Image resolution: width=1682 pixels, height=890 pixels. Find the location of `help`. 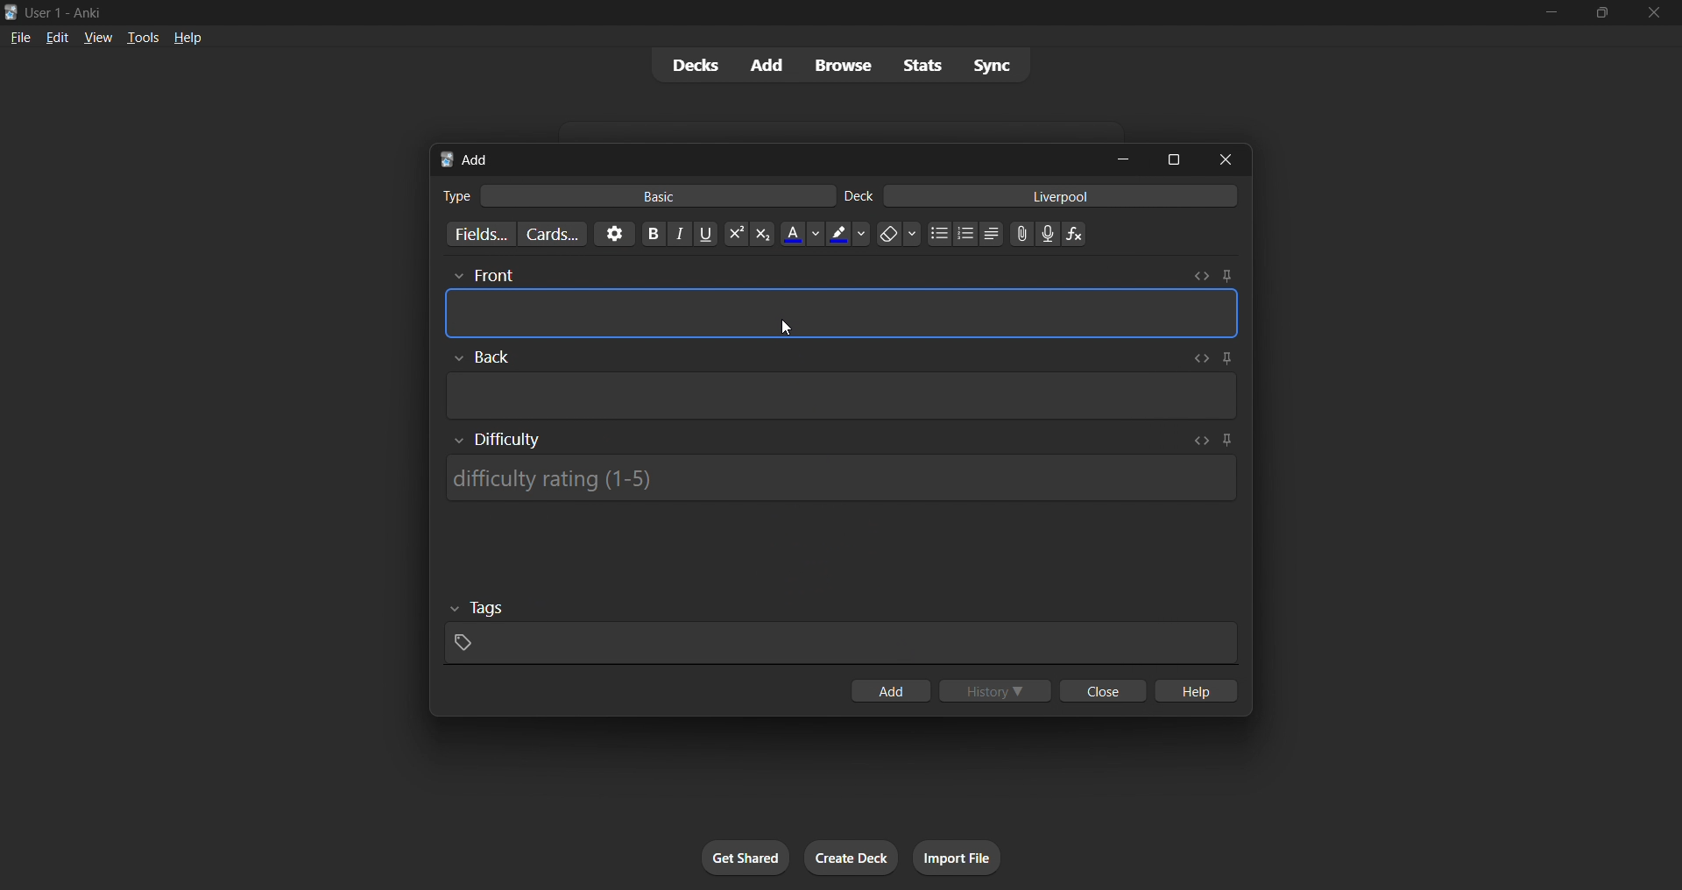

help is located at coordinates (1194, 690).